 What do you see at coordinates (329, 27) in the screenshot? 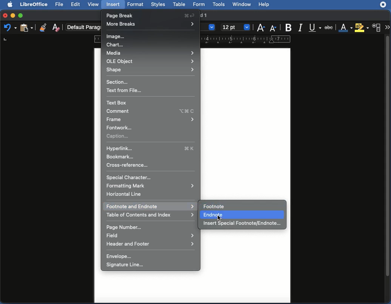
I see `Strikethrough` at bounding box center [329, 27].